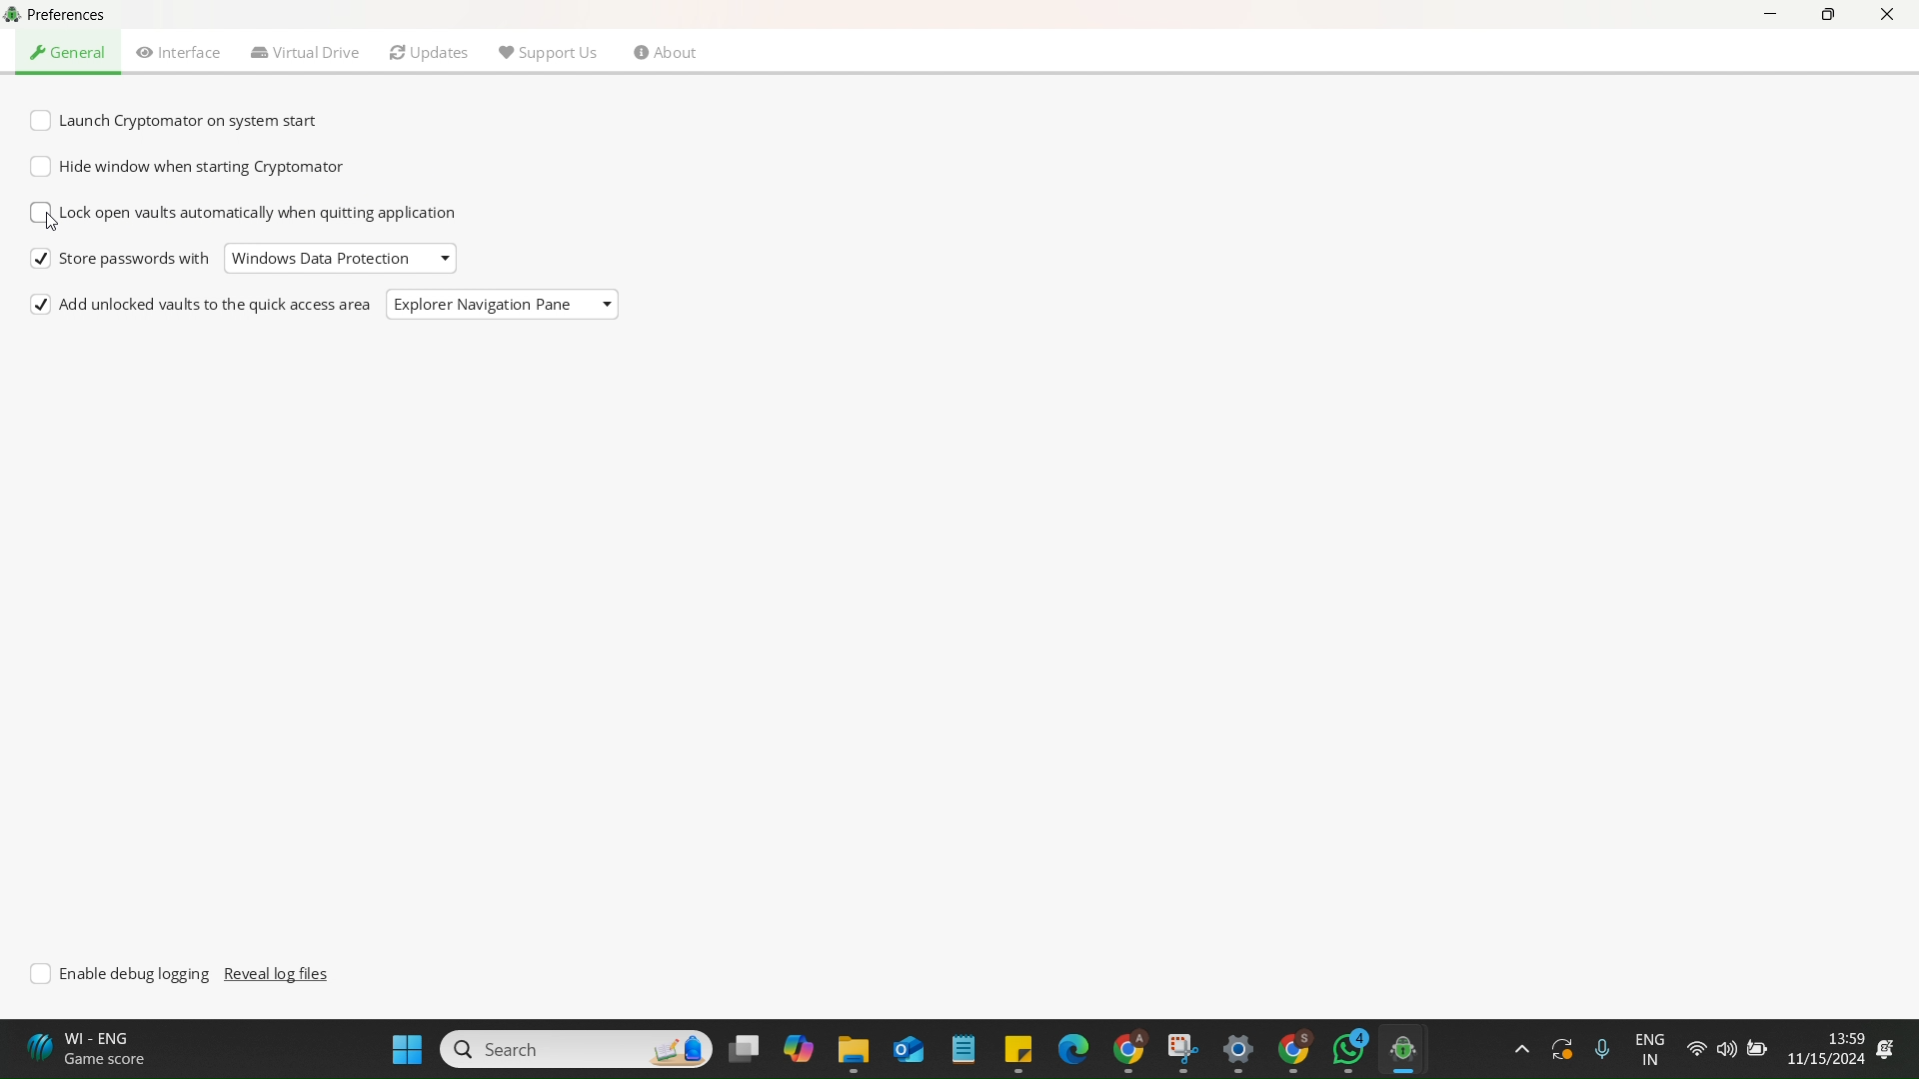 This screenshot has width=1919, height=1079. What do you see at coordinates (1652, 1050) in the screenshot?
I see `Language` at bounding box center [1652, 1050].